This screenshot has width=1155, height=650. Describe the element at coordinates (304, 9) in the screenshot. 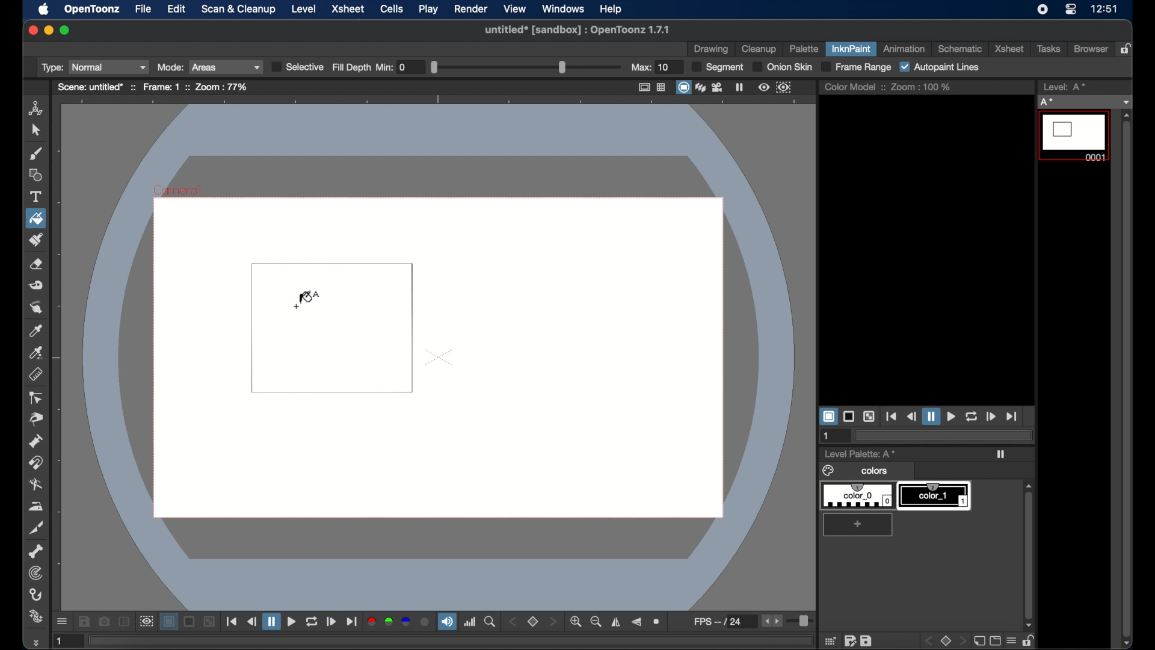

I see `level` at that location.